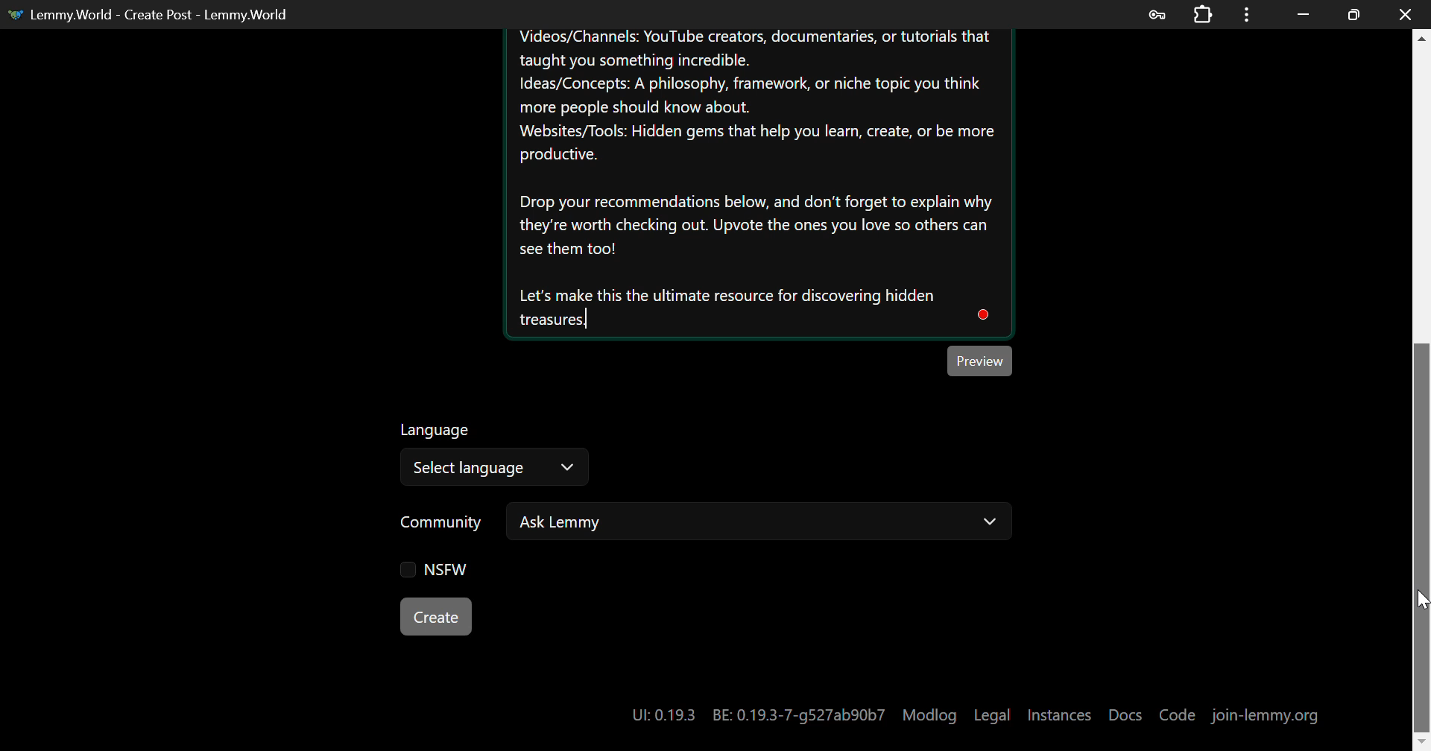 This screenshot has height=751, width=1431. I want to click on Close Window, so click(1406, 13).